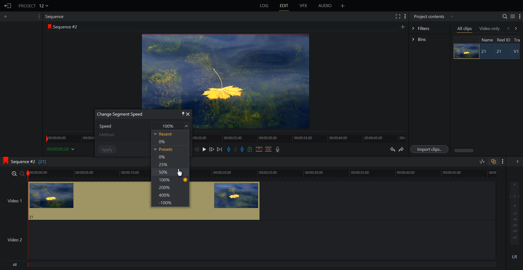 This screenshot has height=270, width=523. I want to click on Add panel, so click(7, 16).